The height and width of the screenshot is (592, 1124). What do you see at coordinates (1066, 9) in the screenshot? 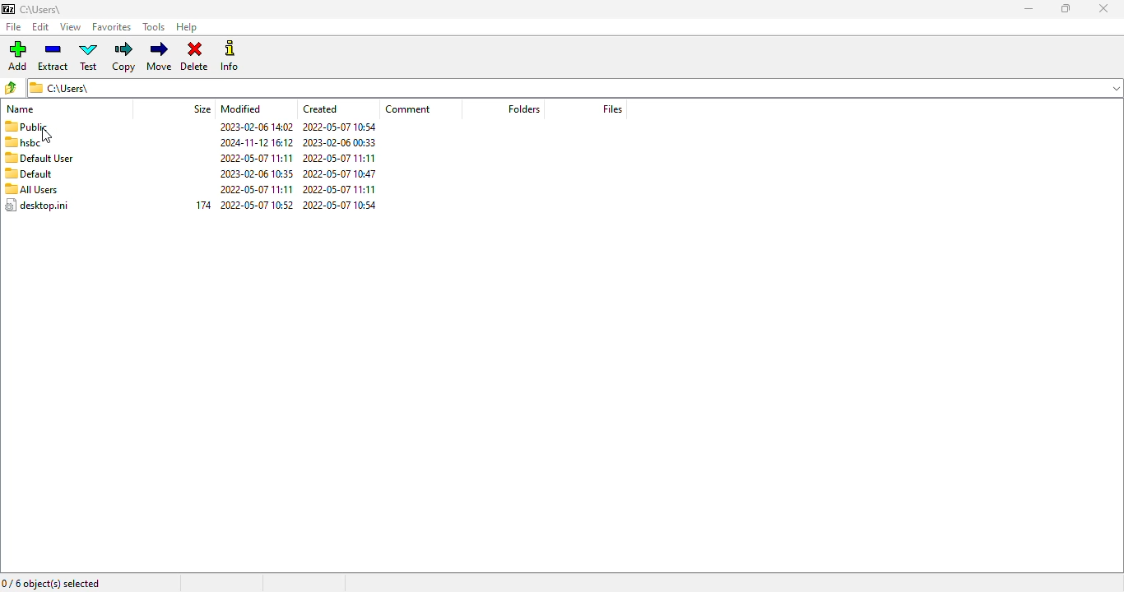
I see `maximize` at bounding box center [1066, 9].